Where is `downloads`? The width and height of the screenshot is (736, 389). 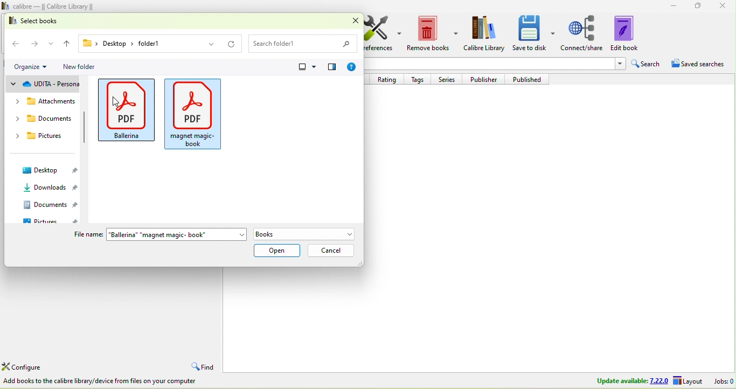 downloads is located at coordinates (45, 188).